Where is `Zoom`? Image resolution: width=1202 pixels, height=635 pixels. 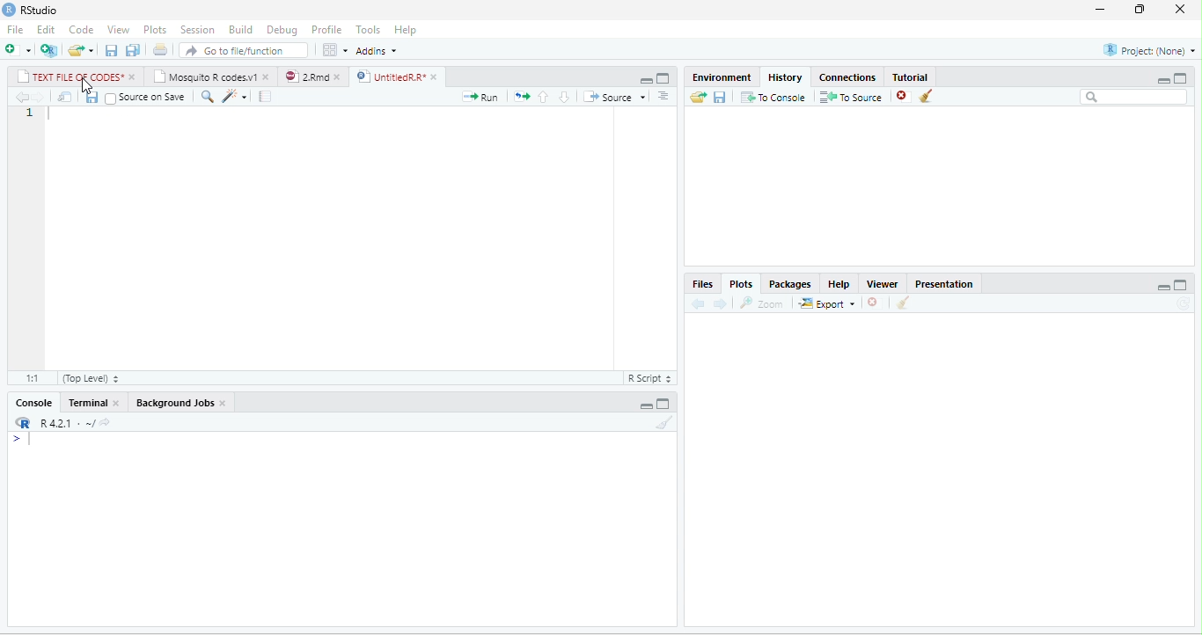
Zoom is located at coordinates (762, 303).